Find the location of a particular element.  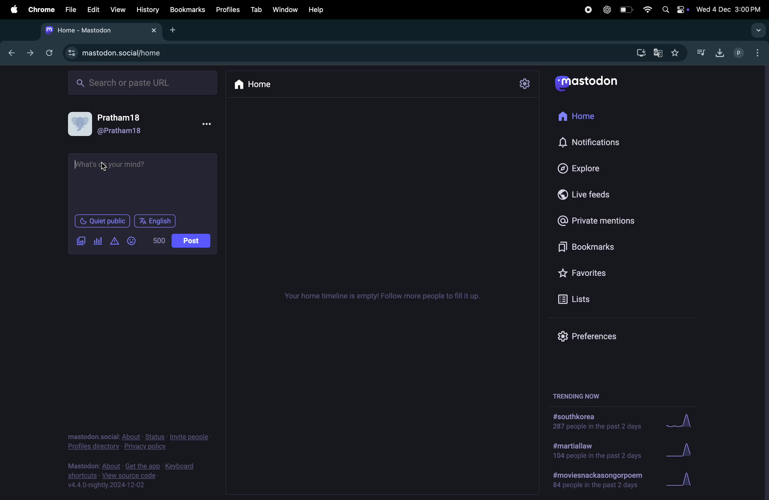

filw is located at coordinates (68, 9).